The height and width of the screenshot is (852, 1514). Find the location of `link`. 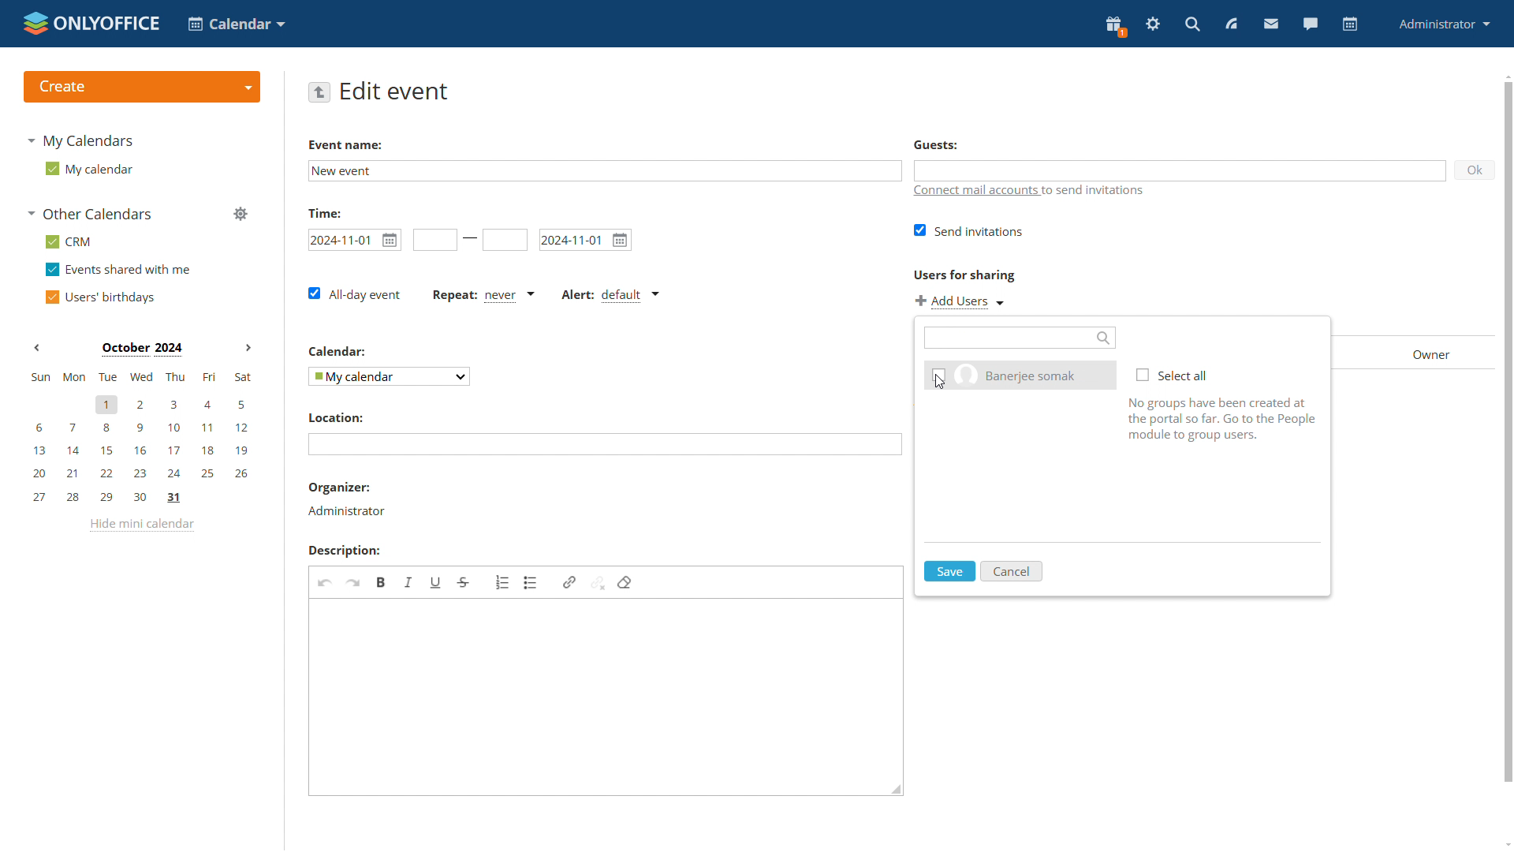

link is located at coordinates (569, 583).